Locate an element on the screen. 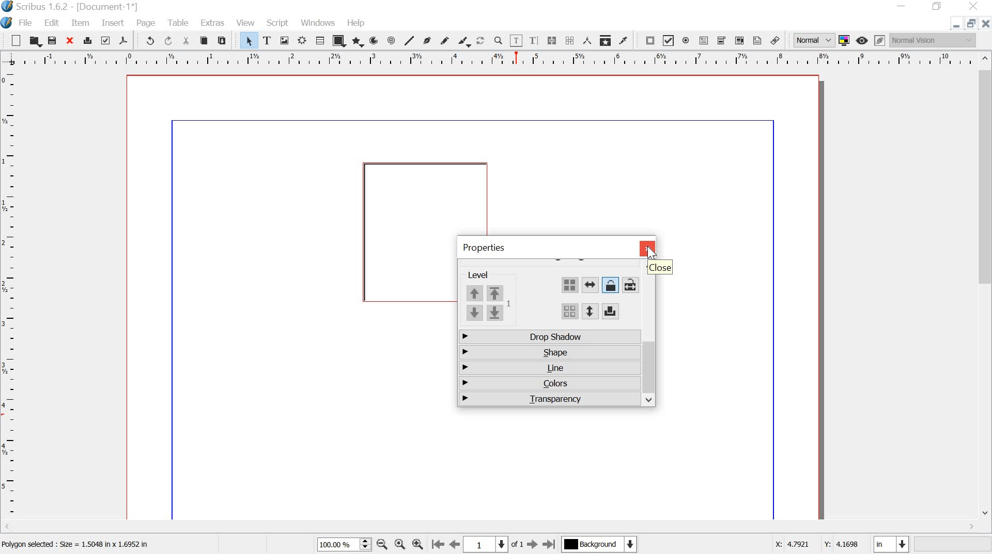 The width and height of the screenshot is (992, 554). level up is located at coordinates (489, 292).